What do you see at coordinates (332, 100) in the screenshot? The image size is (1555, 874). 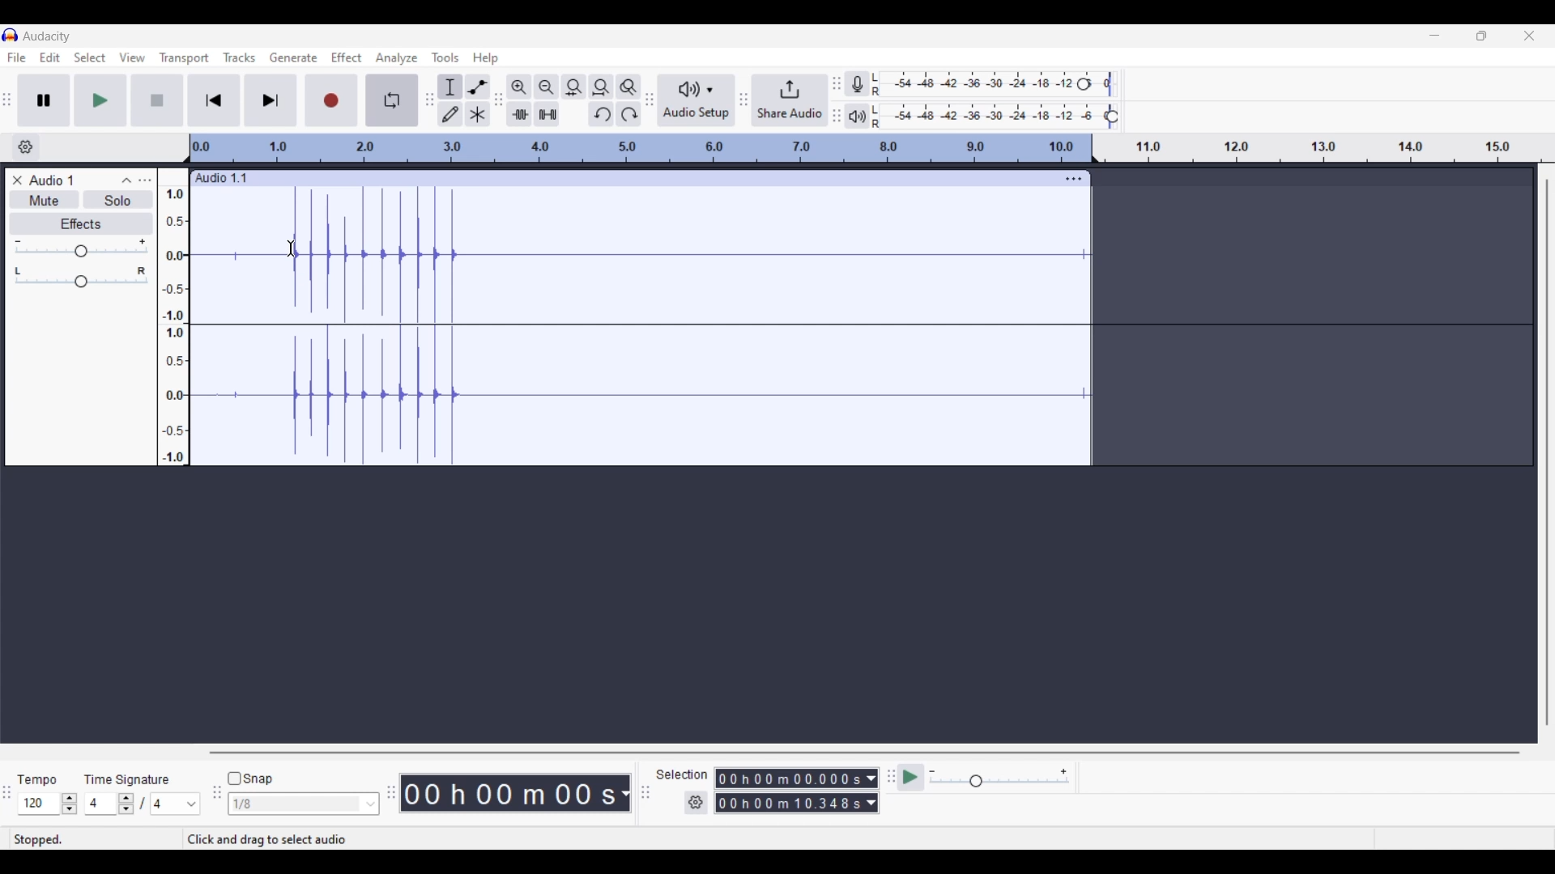 I see `Record/Record new track` at bounding box center [332, 100].